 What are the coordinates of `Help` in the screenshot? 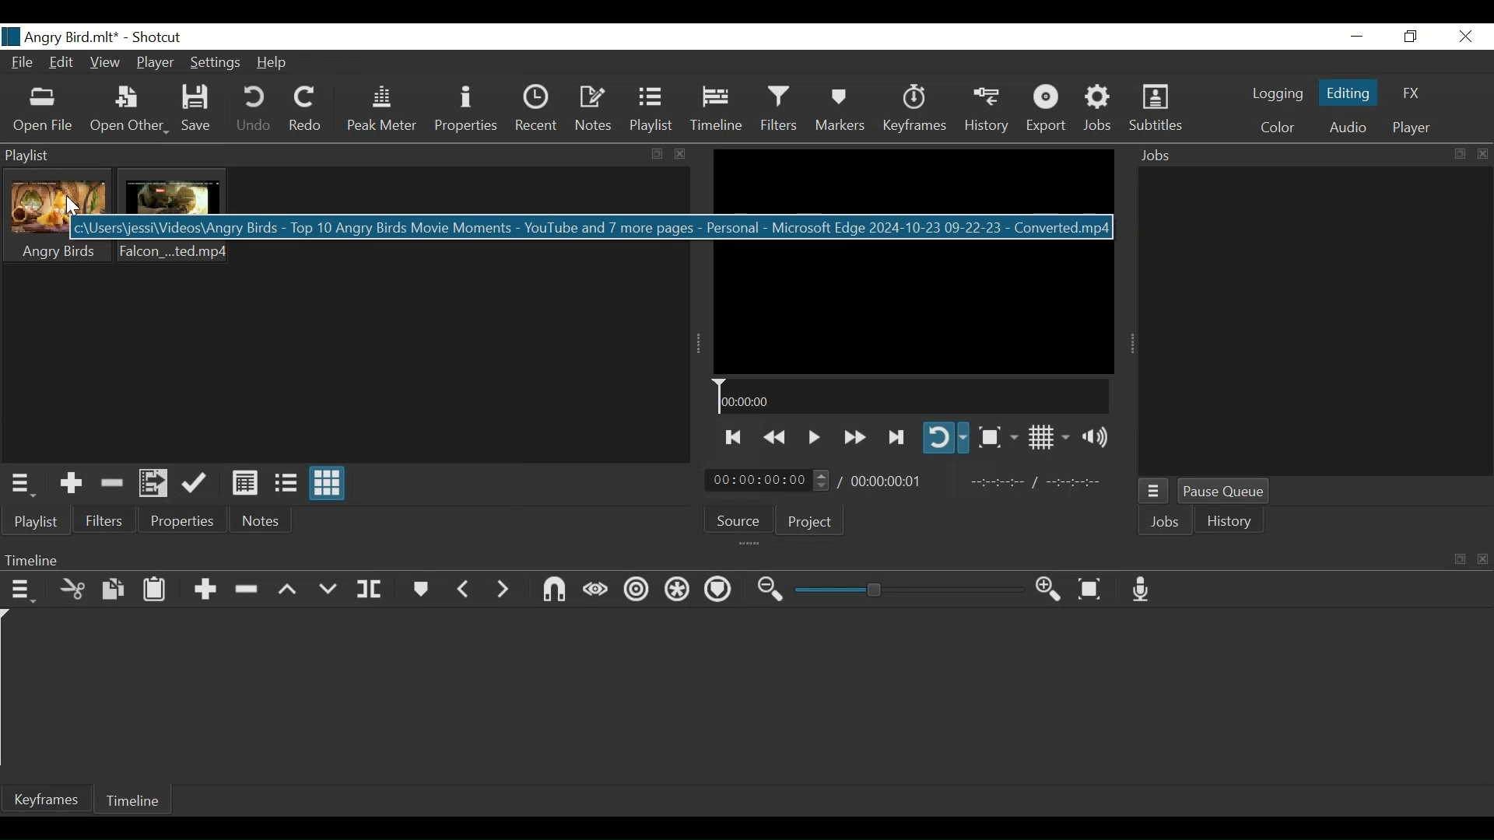 It's located at (275, 61).